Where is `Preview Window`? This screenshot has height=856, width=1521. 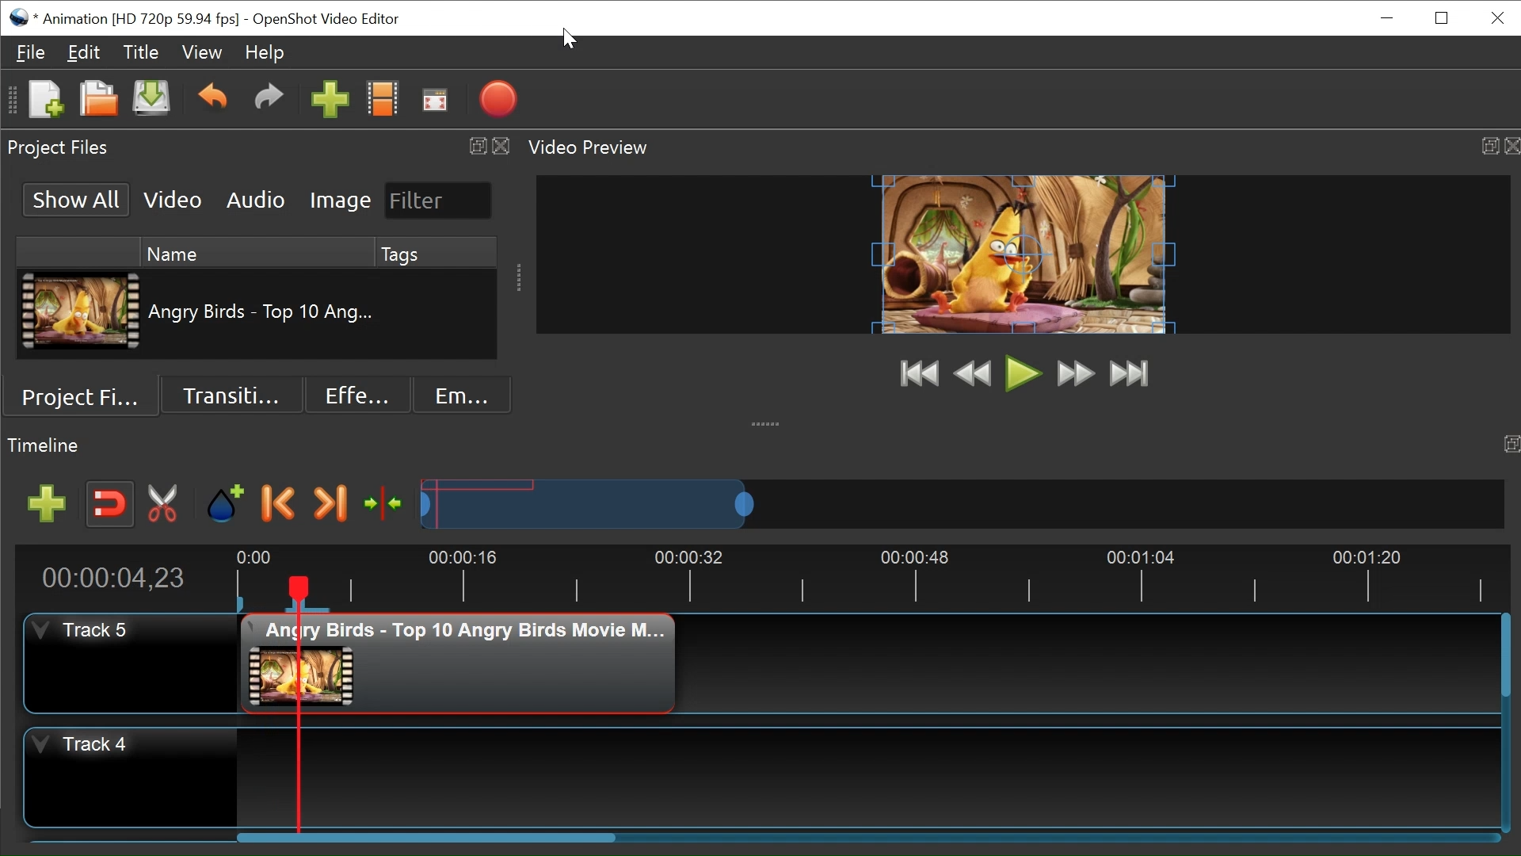
Preview Window is located at coordinates (1021, 254).